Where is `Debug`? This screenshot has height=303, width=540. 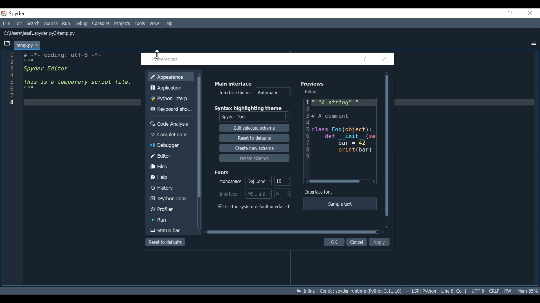
Debug is located at coordinates (82, 24).